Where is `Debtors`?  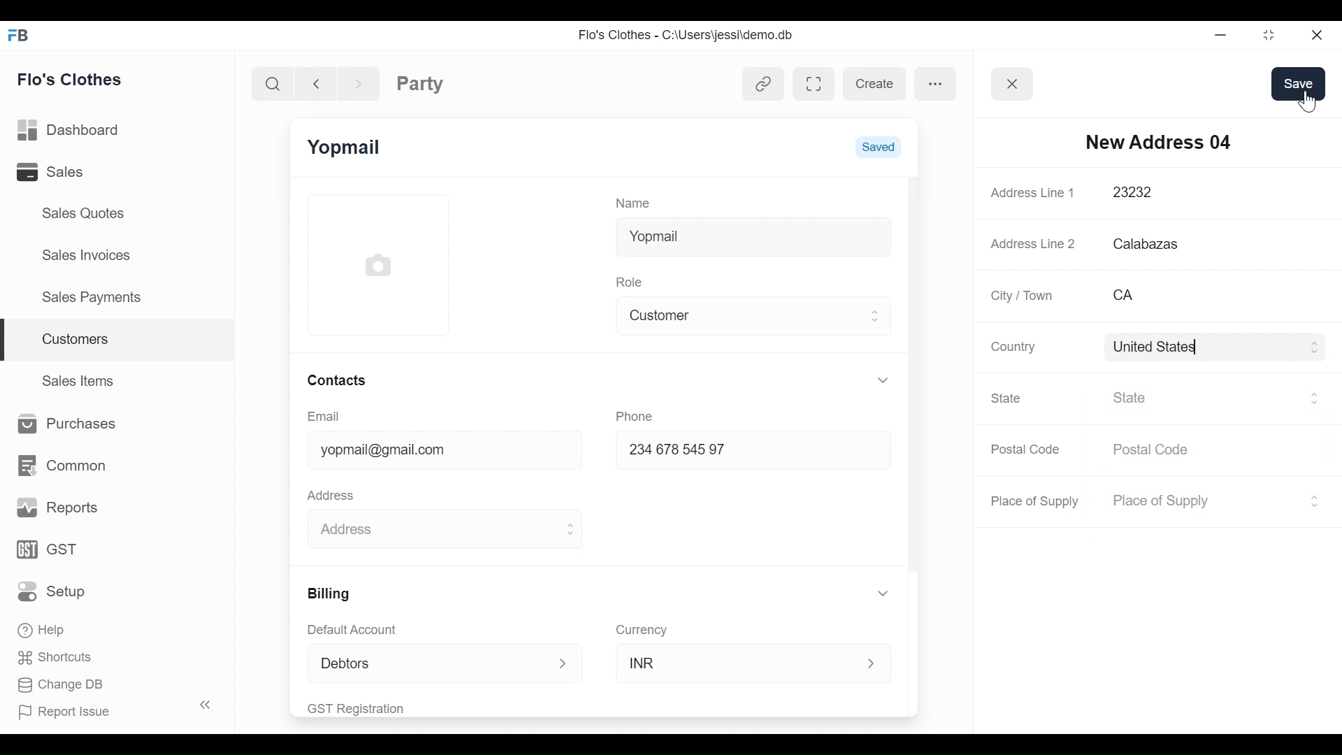
Debtors is located at coordinates (422, 663).